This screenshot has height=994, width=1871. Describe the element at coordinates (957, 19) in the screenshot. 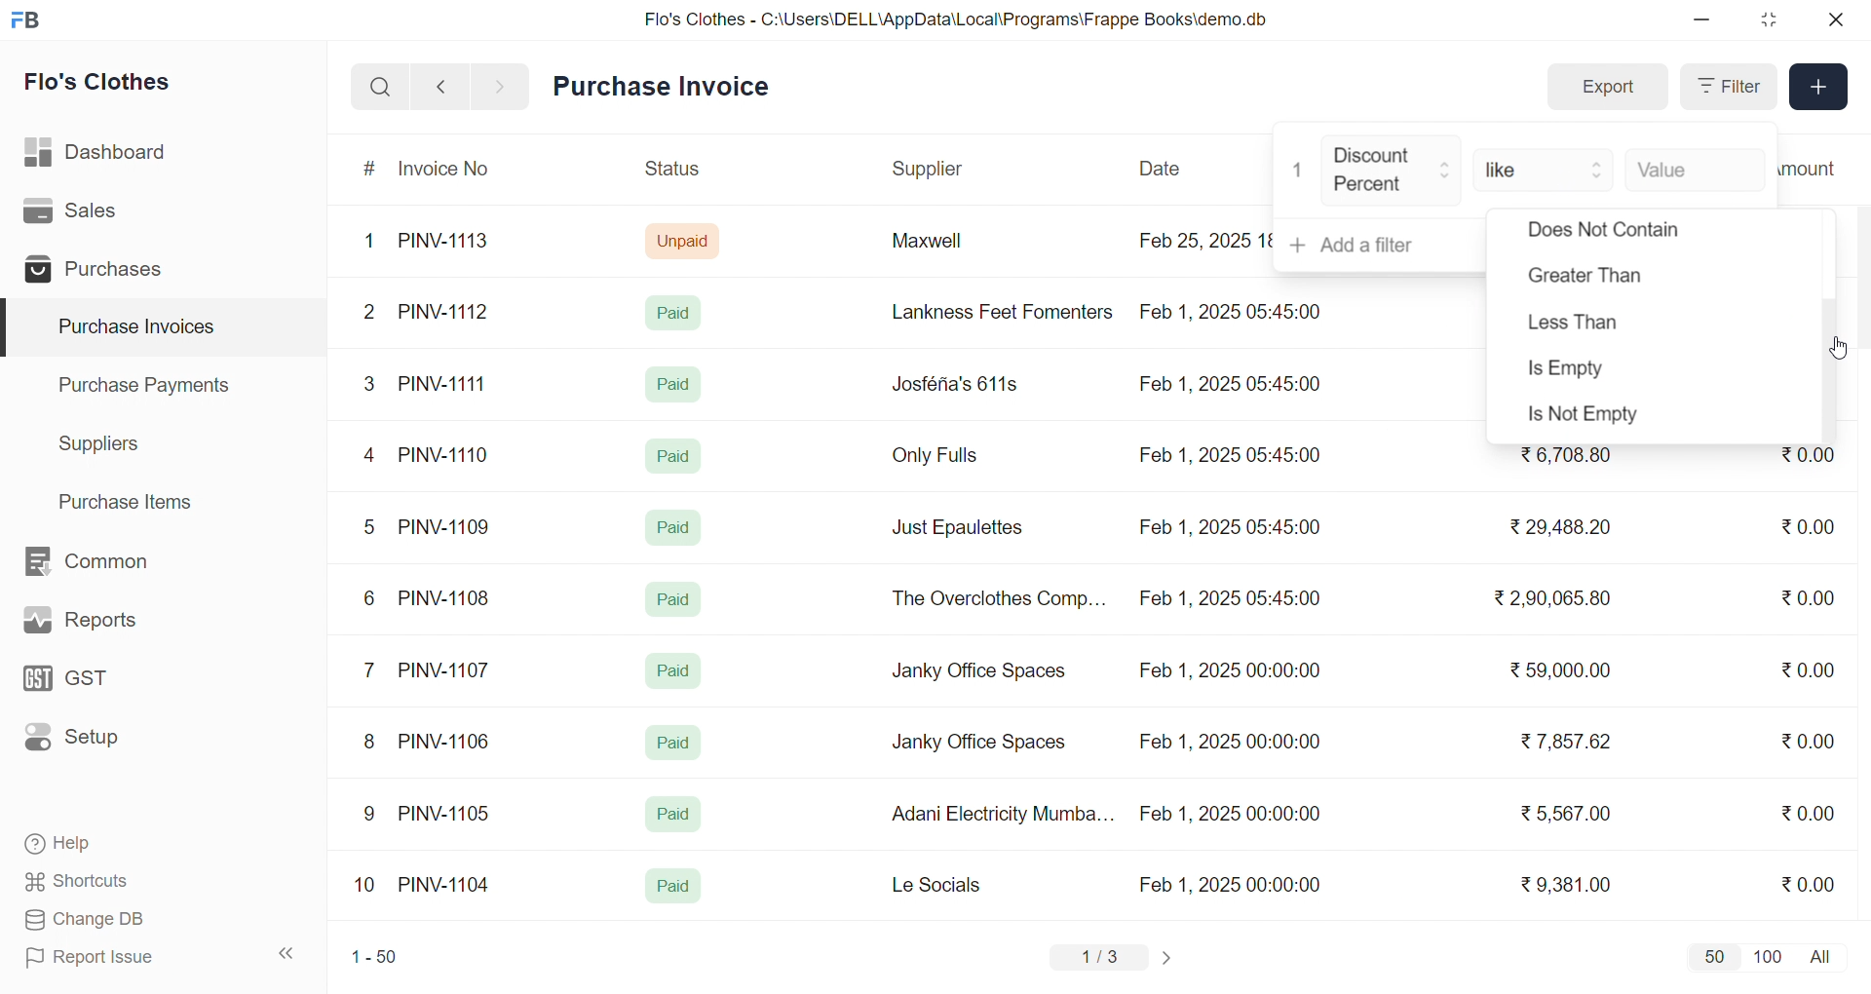

I see `Flo's Clothes - C:\Users\DELL\AppData\Local\Programs\Frappe Books\demo.db` at that location.